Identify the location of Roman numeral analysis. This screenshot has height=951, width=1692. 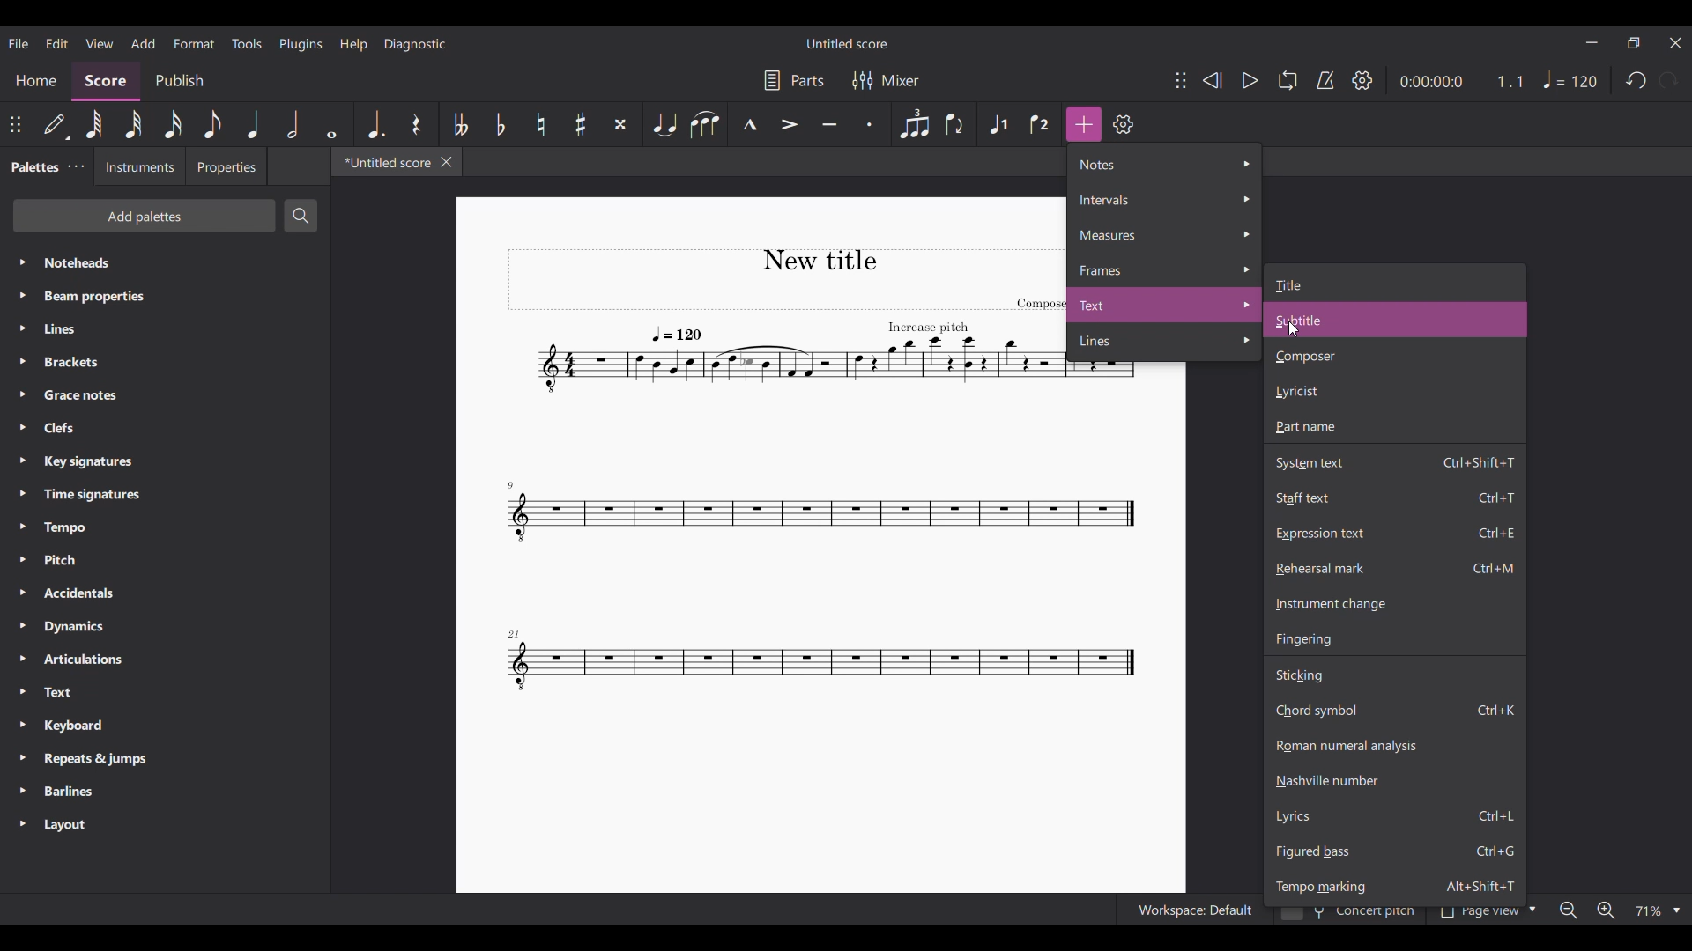
(1394, 746).